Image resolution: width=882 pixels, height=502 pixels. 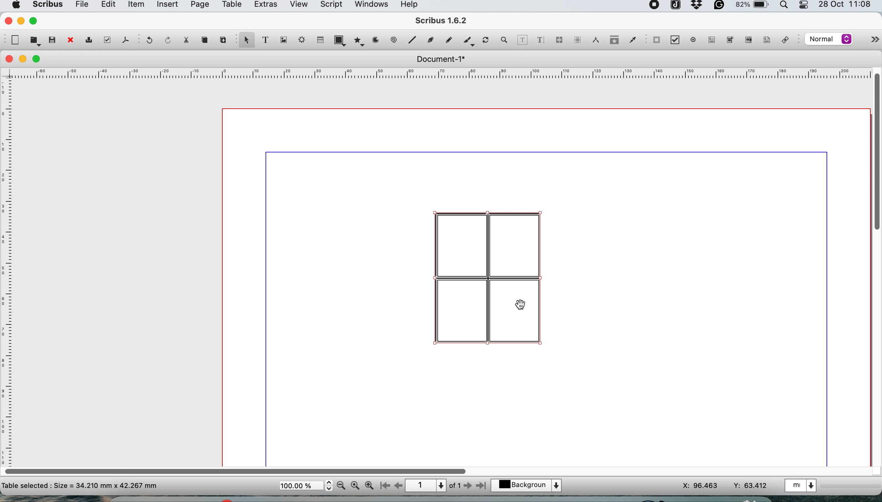 What do you see at coordinates (802, 485) in the screenshot?
I see `select the current unit` at bounding box center [802, 485].